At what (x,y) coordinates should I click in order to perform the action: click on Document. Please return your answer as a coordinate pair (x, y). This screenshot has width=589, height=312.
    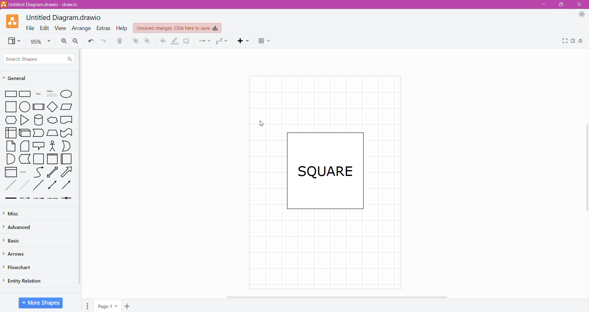
    Looking at the image, I should click on (67, 120).